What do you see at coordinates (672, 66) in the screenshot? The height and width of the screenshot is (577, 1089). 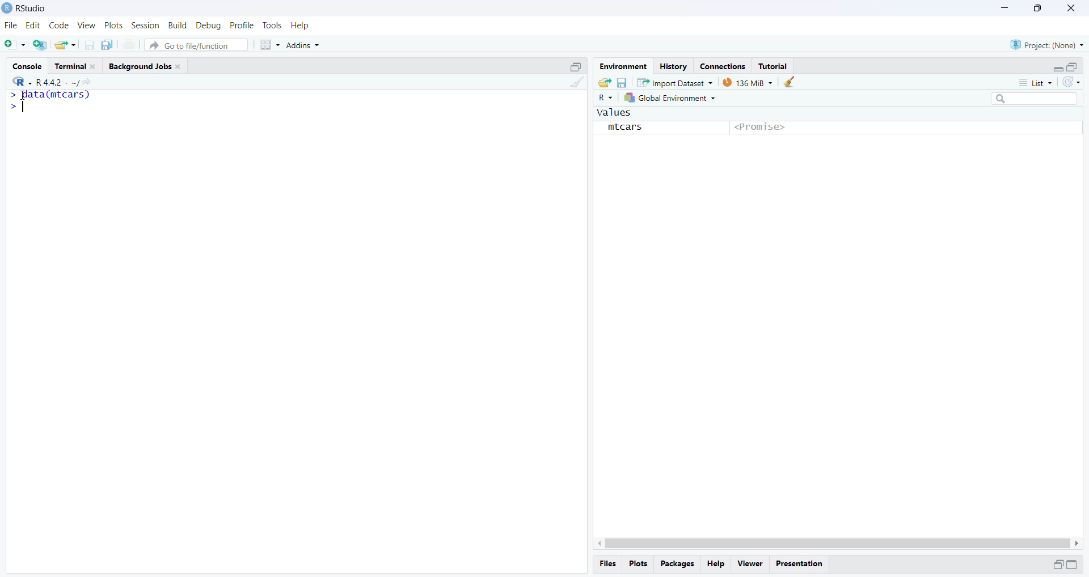 I see `History` at bounding box center [672, 66].